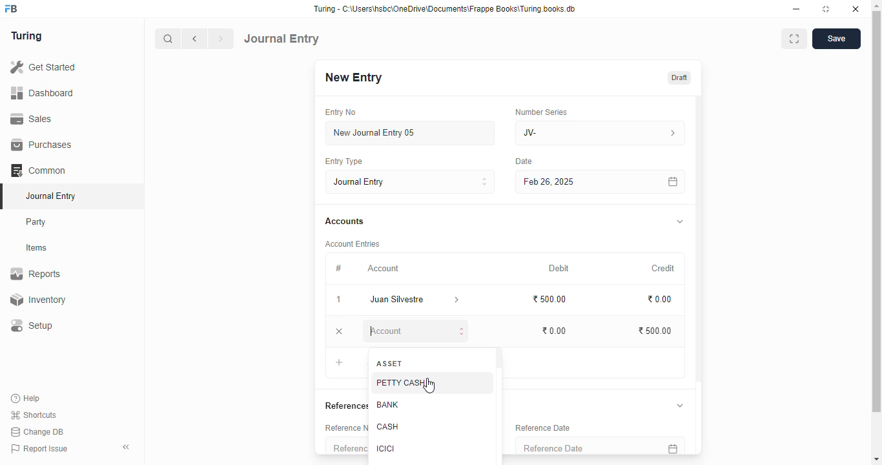 This screenshot has height=465, width=882. I want to click on references, so click(346, 406).